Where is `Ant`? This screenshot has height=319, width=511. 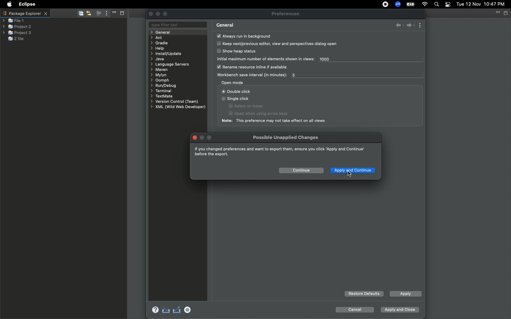 Ant is located at coordinates (157, 38).